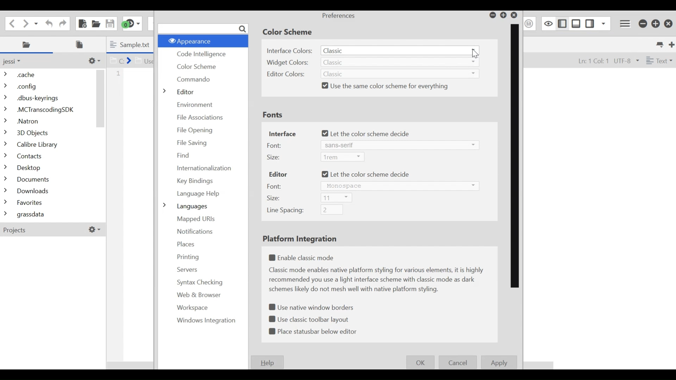  I want to click on Show/Hide Bottom Pane, so click(576, 23).